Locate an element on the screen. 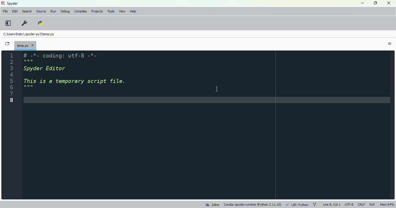 This screenshot has height=208, width=396. file is located at coordinates (5, 11).